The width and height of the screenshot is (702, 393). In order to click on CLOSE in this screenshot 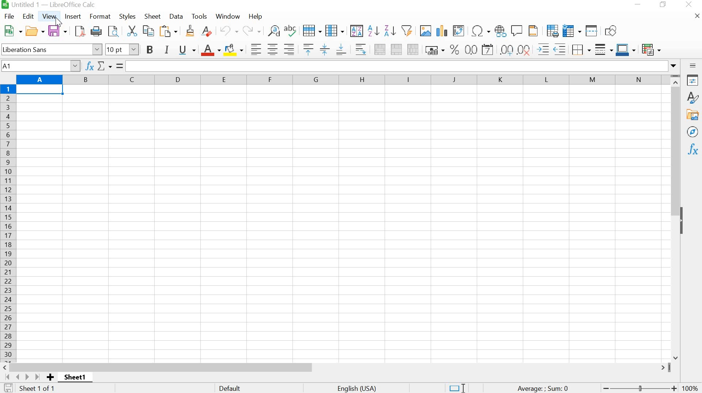, I will do `click(696, 18)`.